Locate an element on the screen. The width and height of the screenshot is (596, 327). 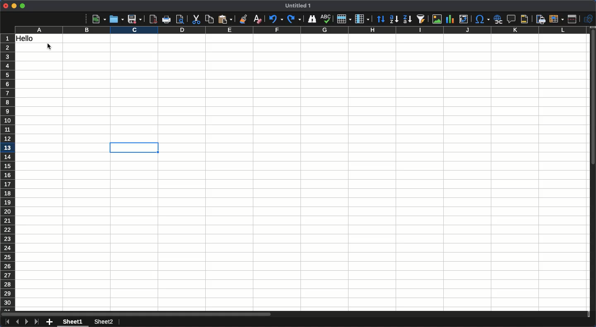
Columns is located at coordinates (302, 30).